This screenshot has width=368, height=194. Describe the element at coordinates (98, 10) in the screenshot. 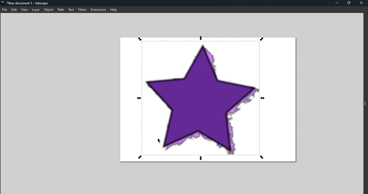

I see `Extensions` at that location.